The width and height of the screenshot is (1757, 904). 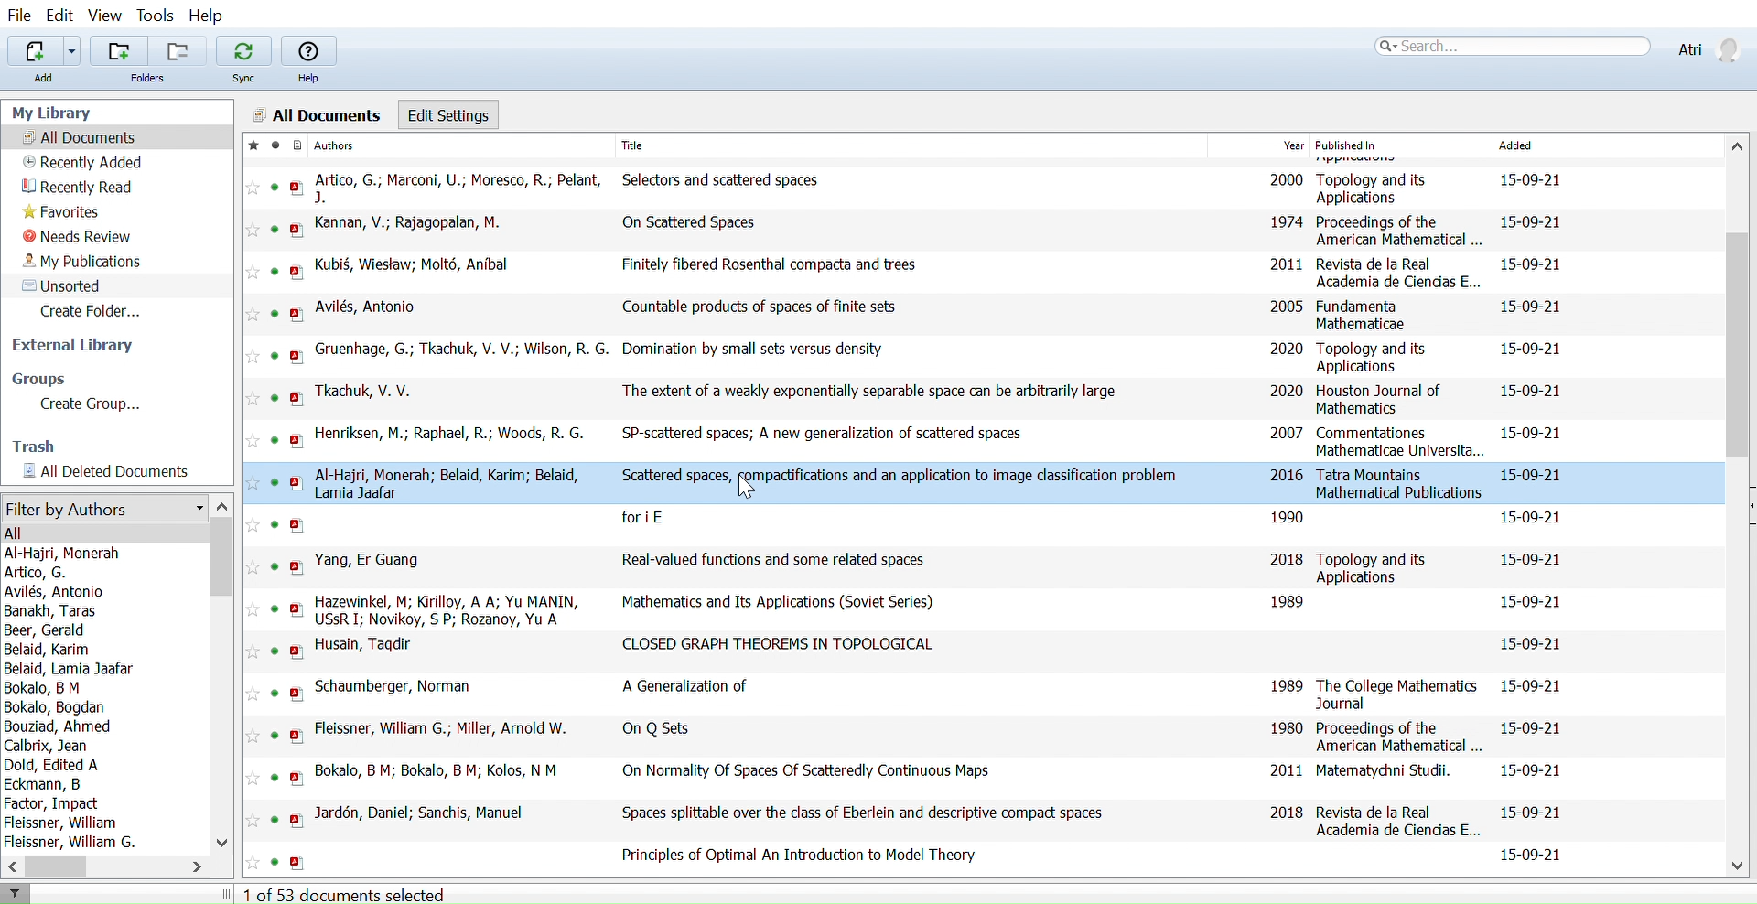 What do you see at coordinates (749, 487) in the screenshot?
I see `cursor` at bounding box center [749, 487].